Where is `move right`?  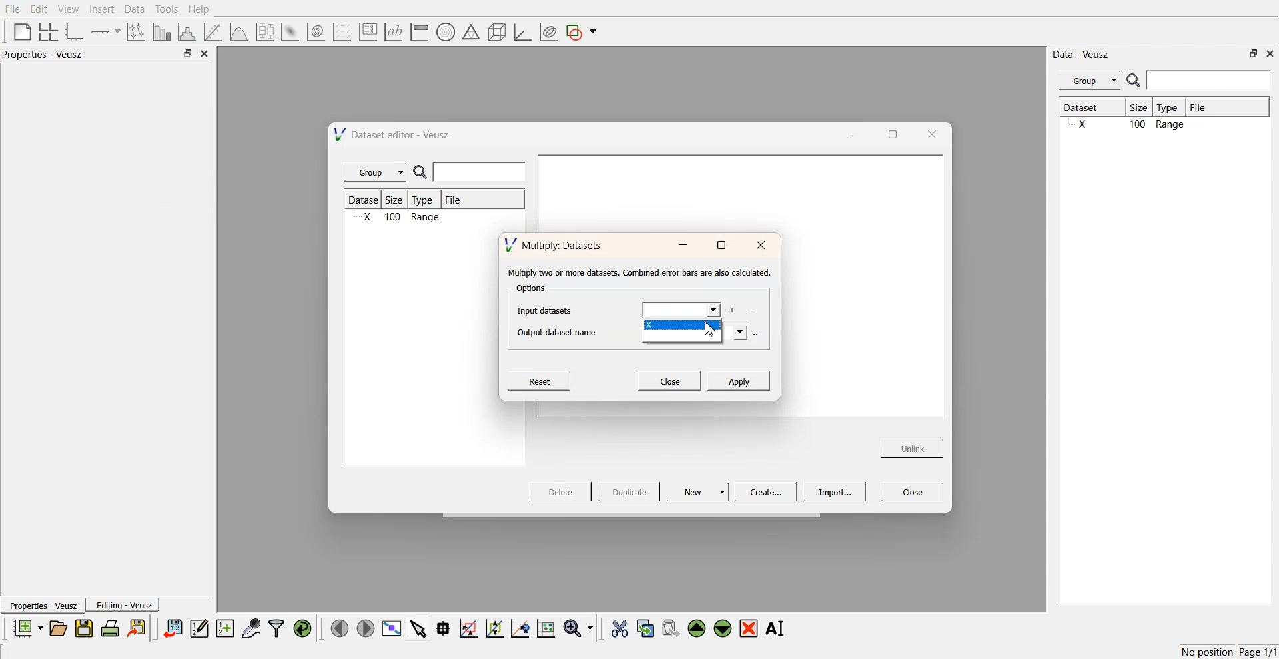 move right is located at coordinates (365, 627).